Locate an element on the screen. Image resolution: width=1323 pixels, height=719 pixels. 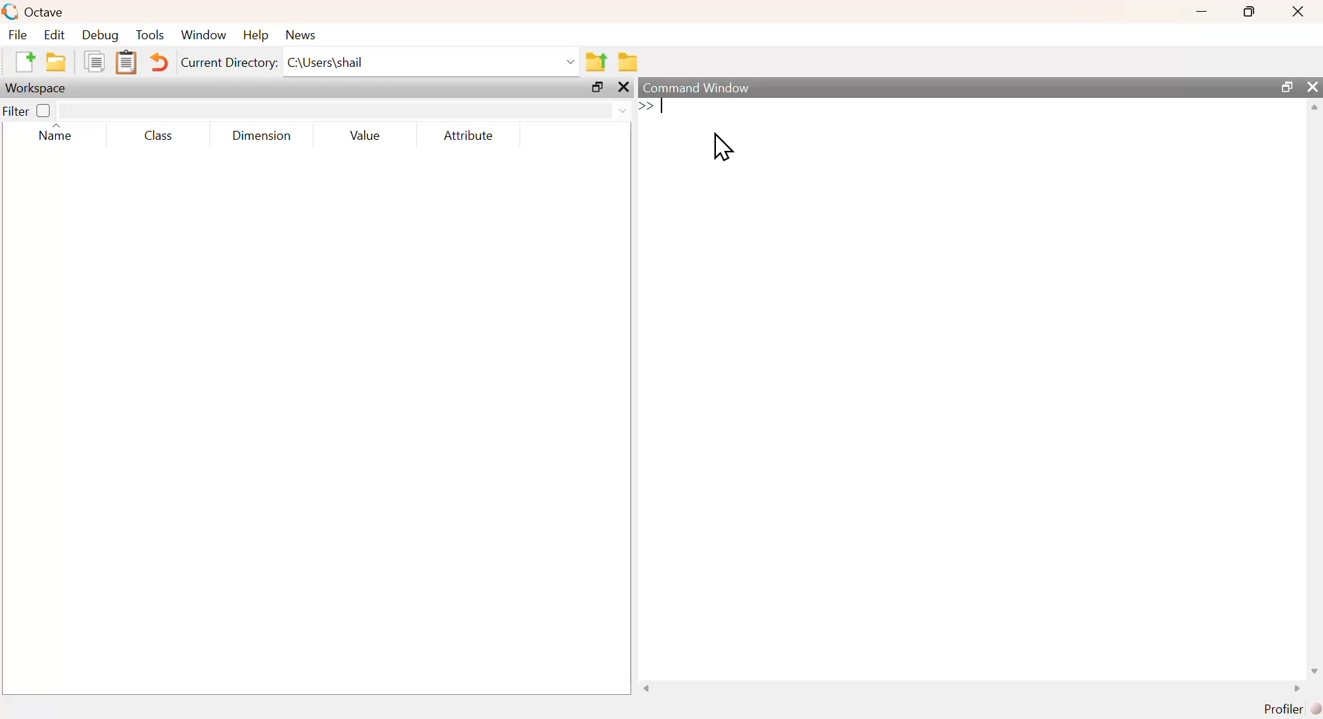
commands is located at coordinates (896, 139).